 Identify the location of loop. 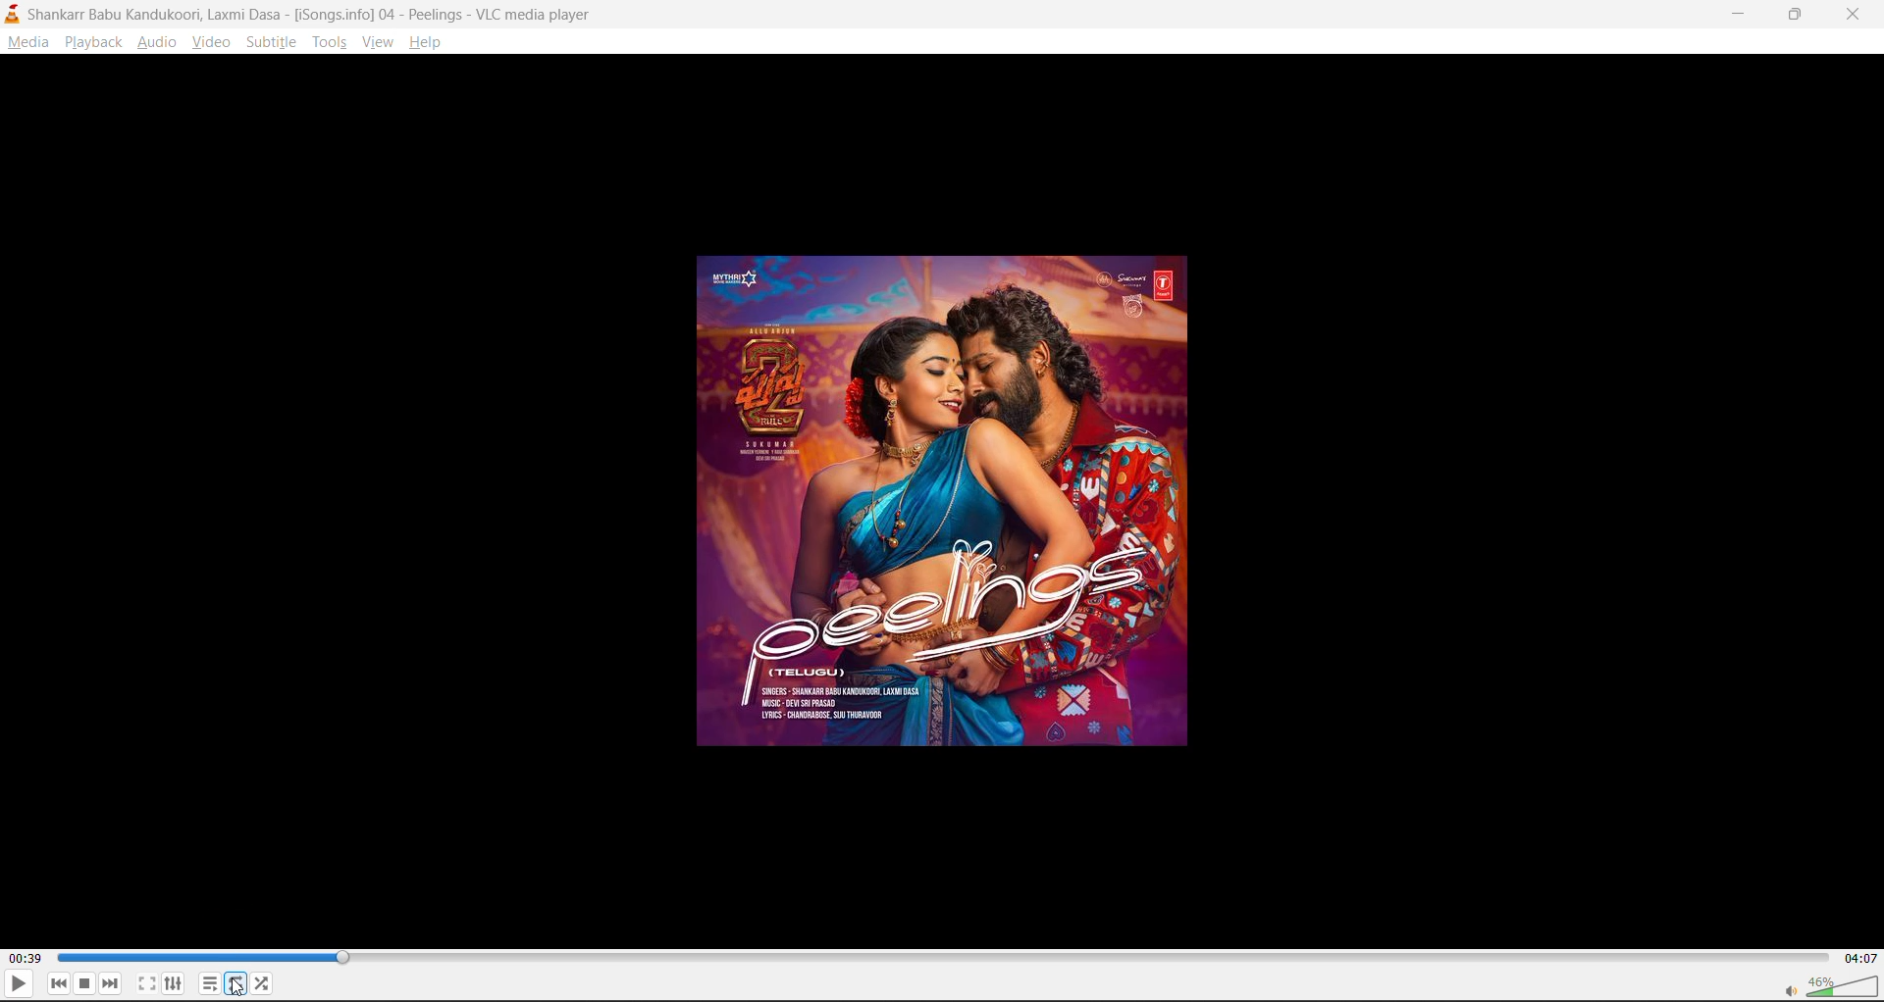
(236, 982).